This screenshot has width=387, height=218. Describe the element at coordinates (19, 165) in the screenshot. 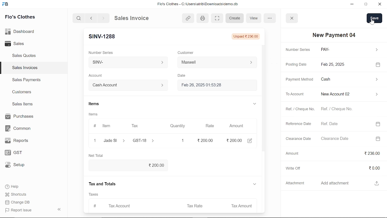

I see `Setup` at that location.